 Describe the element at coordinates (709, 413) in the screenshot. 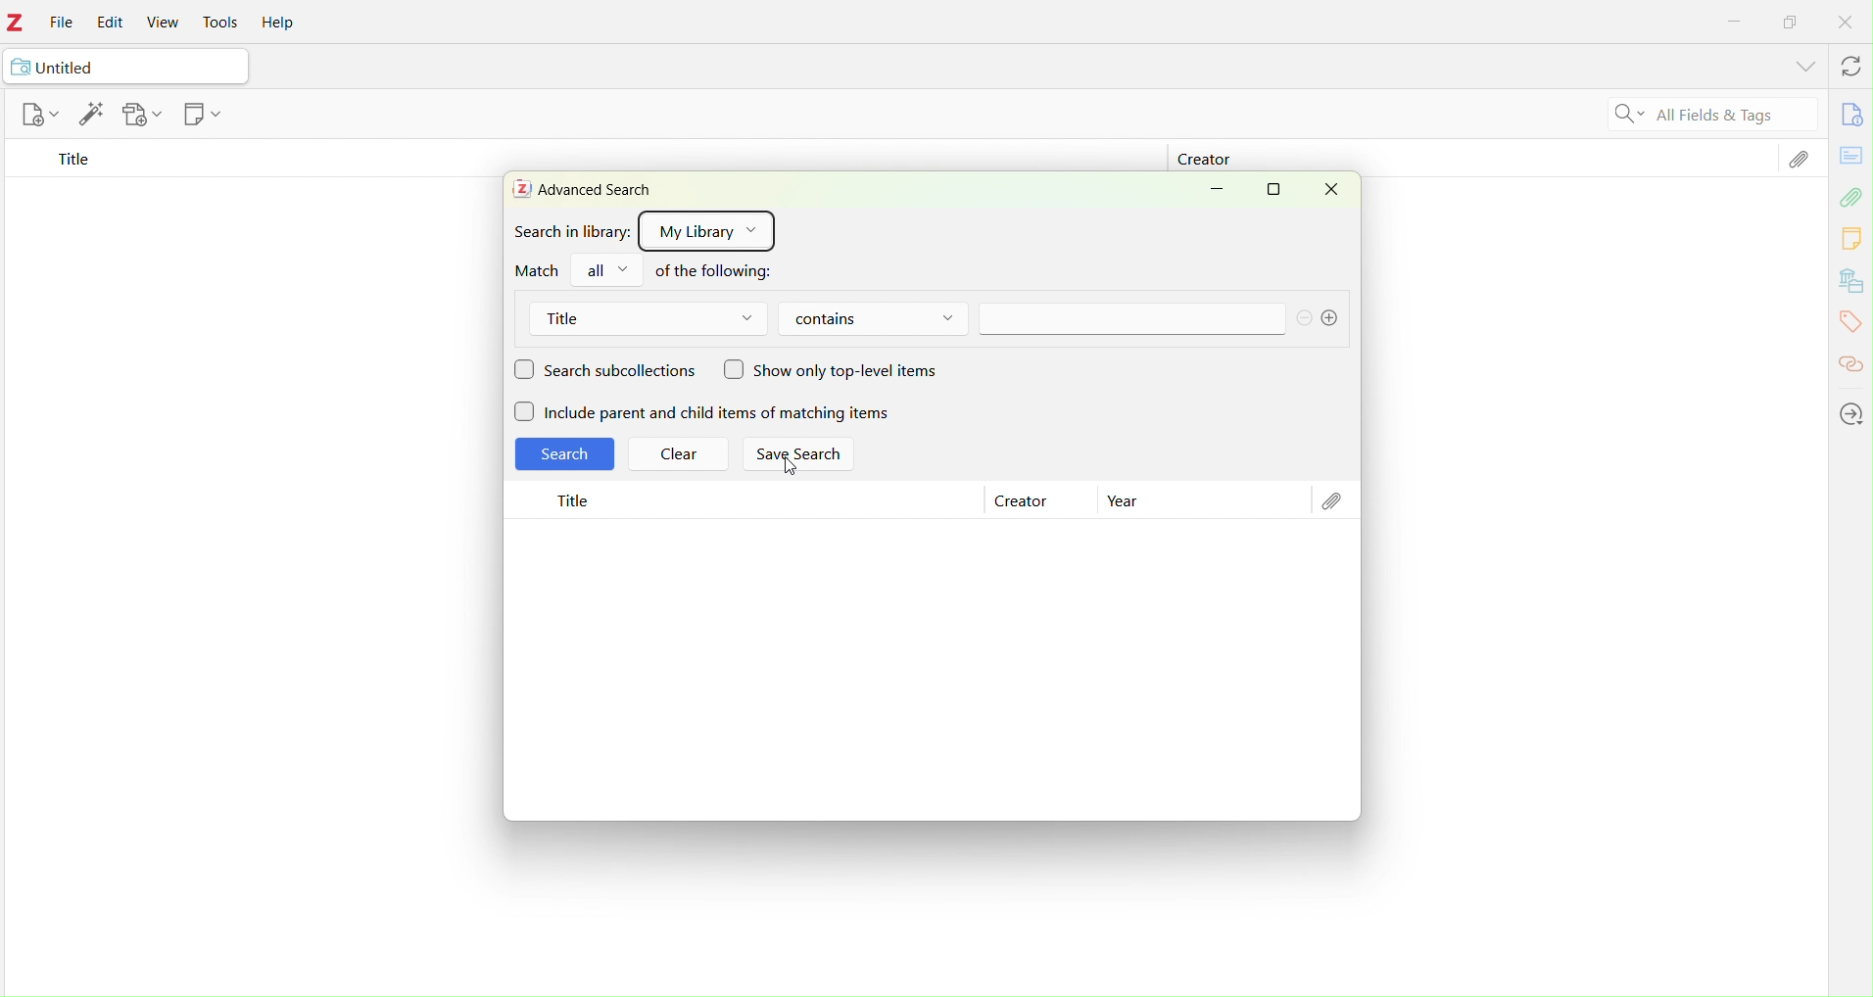

I see `include parent and child items of matching items` at that location.